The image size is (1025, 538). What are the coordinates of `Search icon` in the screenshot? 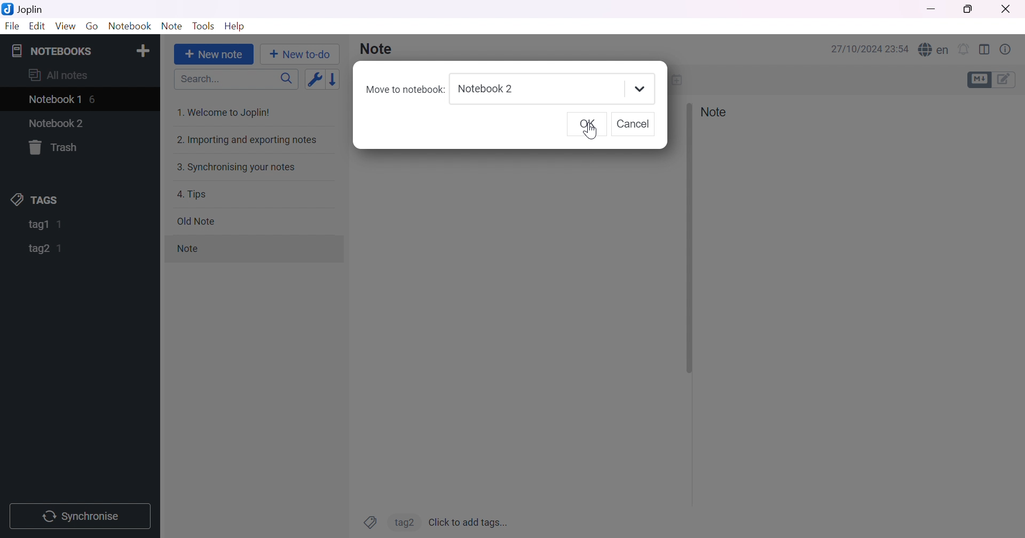 It's located at (283, 80).